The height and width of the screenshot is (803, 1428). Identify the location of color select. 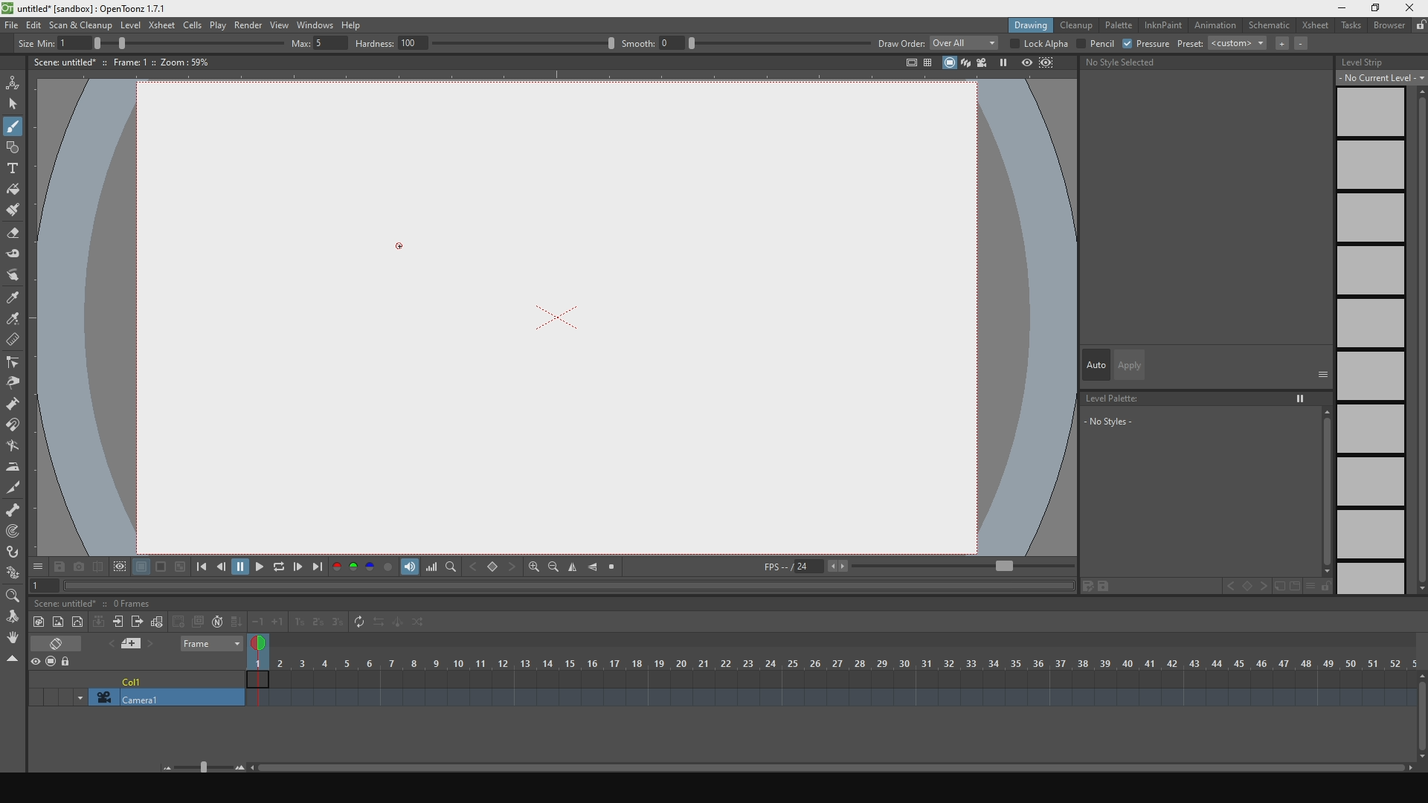
(14, 320).